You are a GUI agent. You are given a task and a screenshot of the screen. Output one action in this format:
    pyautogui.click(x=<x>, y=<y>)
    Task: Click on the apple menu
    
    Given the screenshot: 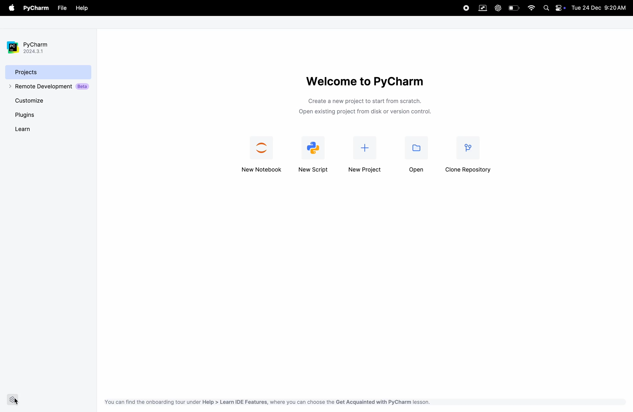 What is the action you would take?
    pyautogui.click(x=13, y=8)
    